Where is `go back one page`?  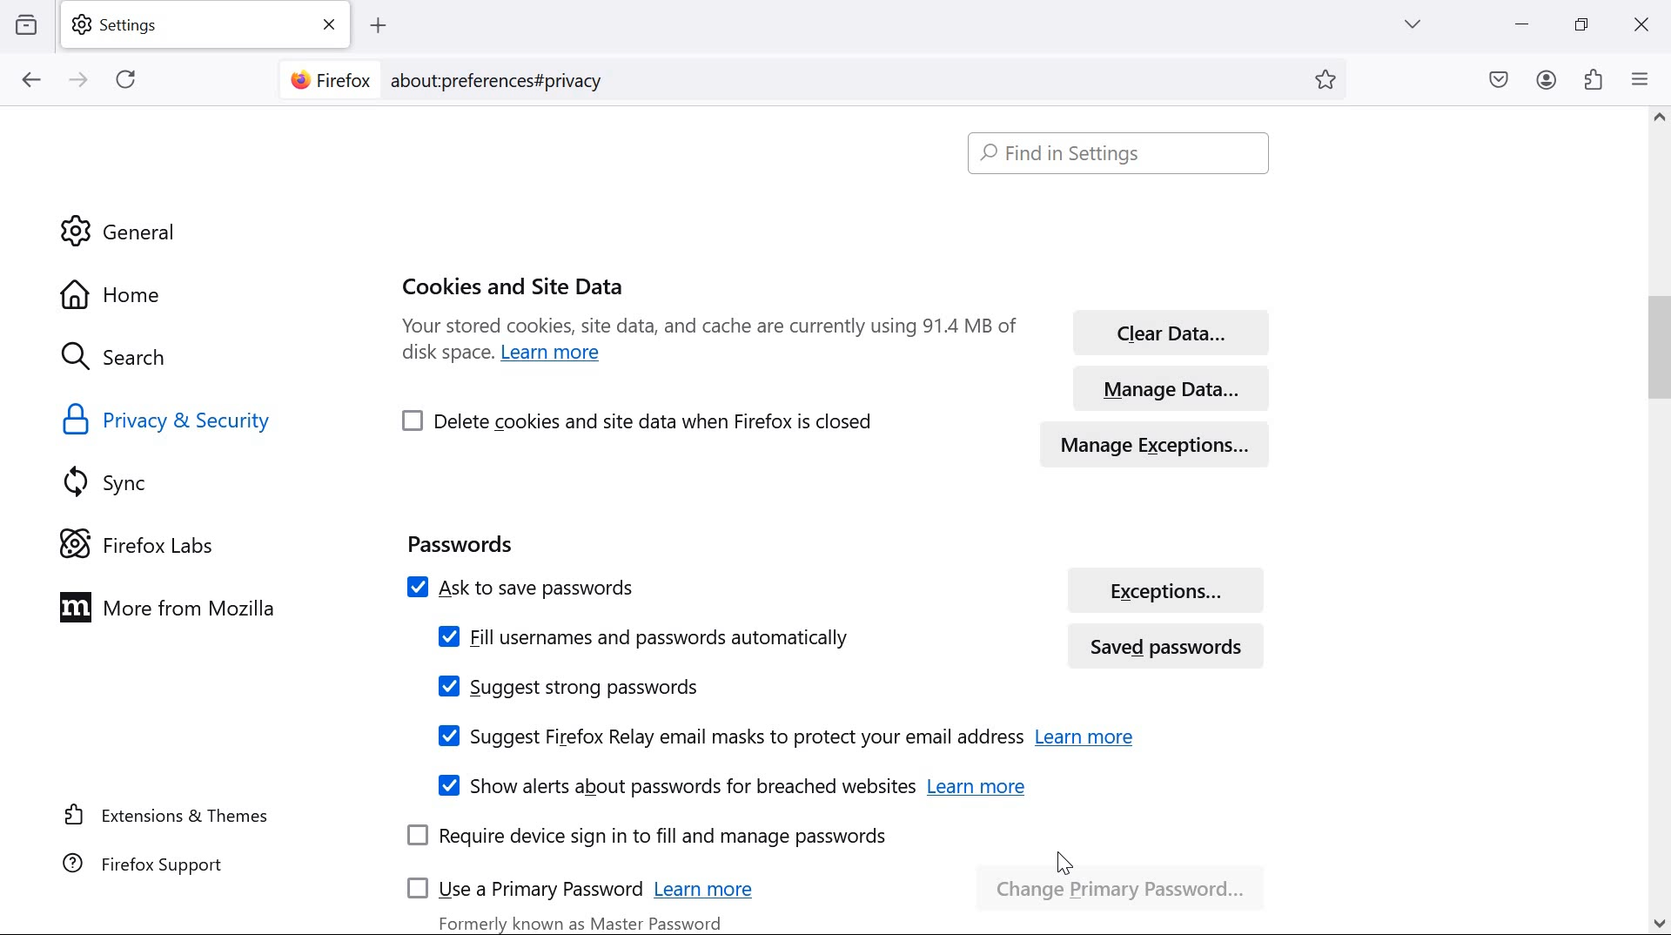
go back one page is located at coordinates (32, 79).